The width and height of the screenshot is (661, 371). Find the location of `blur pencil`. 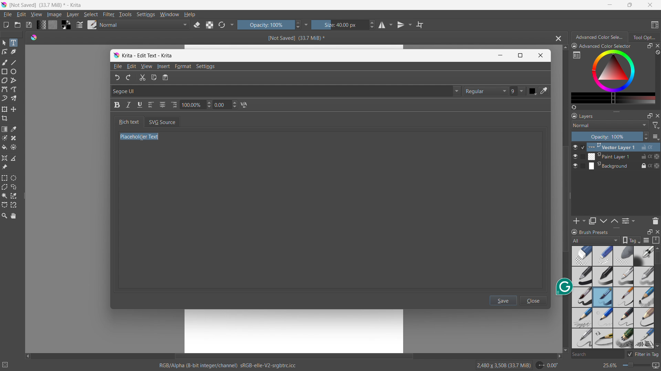

blur pencil is located at coordinates (644, 276).